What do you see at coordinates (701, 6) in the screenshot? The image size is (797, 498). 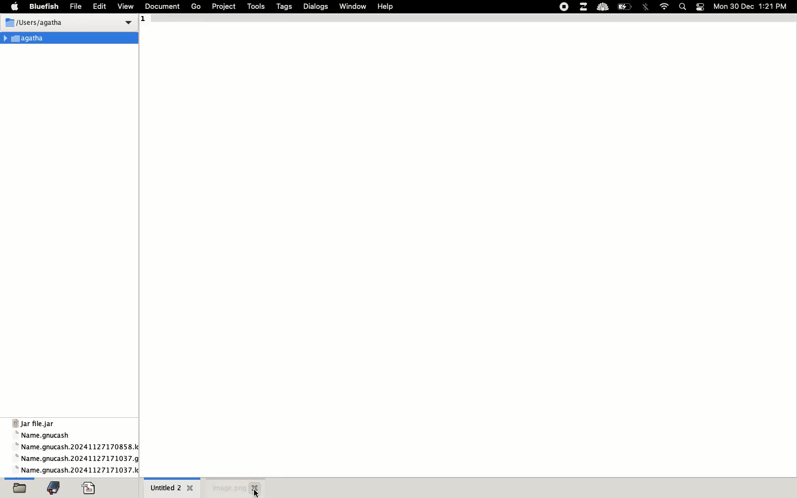 I see `notification` at bounding box center [701, 6].